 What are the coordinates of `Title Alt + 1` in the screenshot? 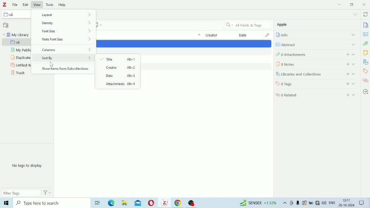 It's located at (119, 59).